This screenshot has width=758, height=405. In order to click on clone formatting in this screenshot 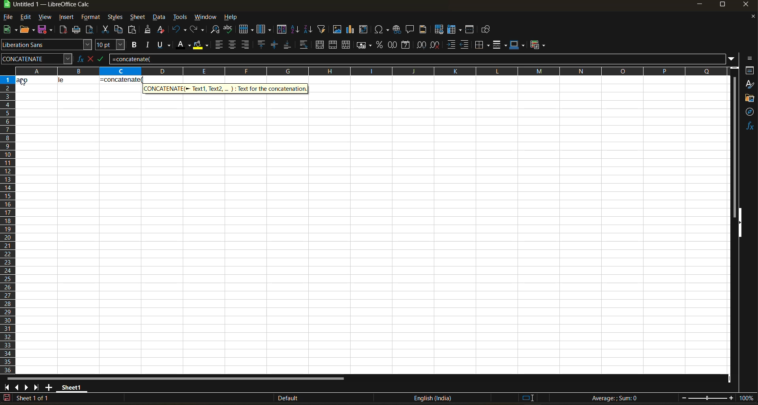, I will do `click(148, 31)`.